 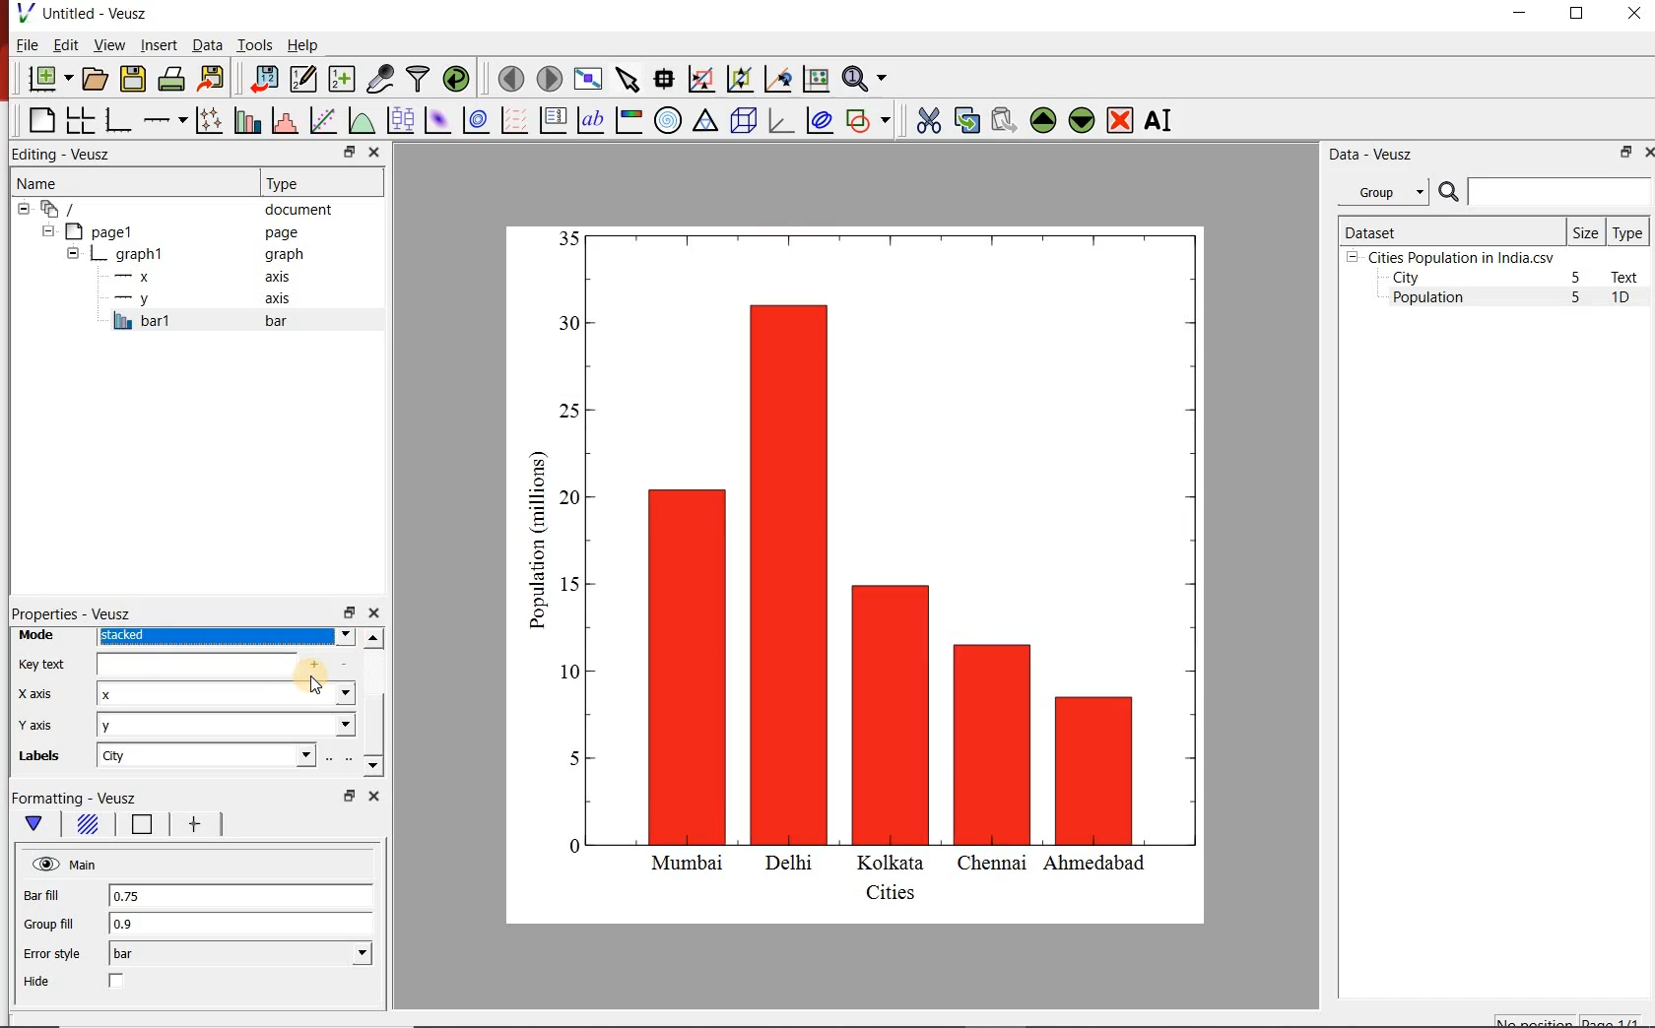 I want to click on Group datasets with property given, so click(x=1382, y=191).